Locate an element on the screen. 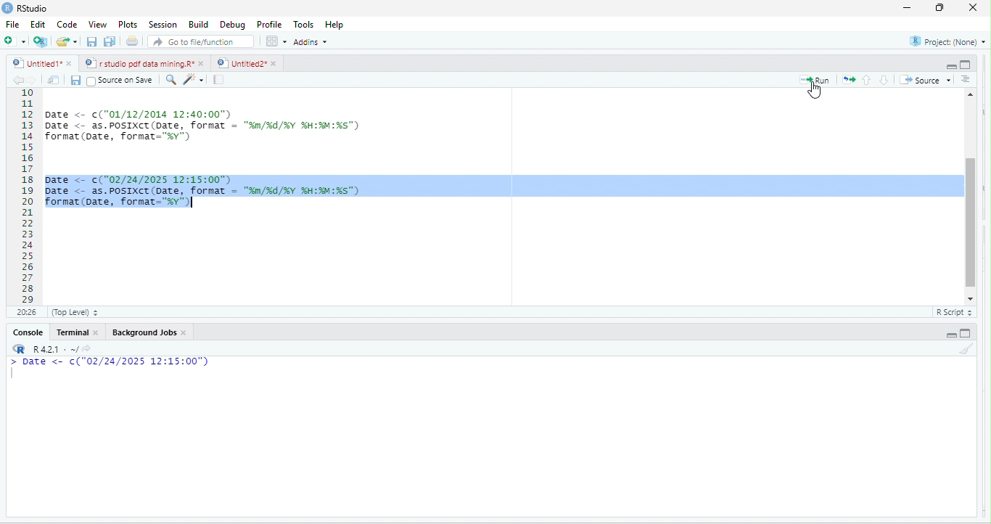  Help is located at coordinates (335, 25).